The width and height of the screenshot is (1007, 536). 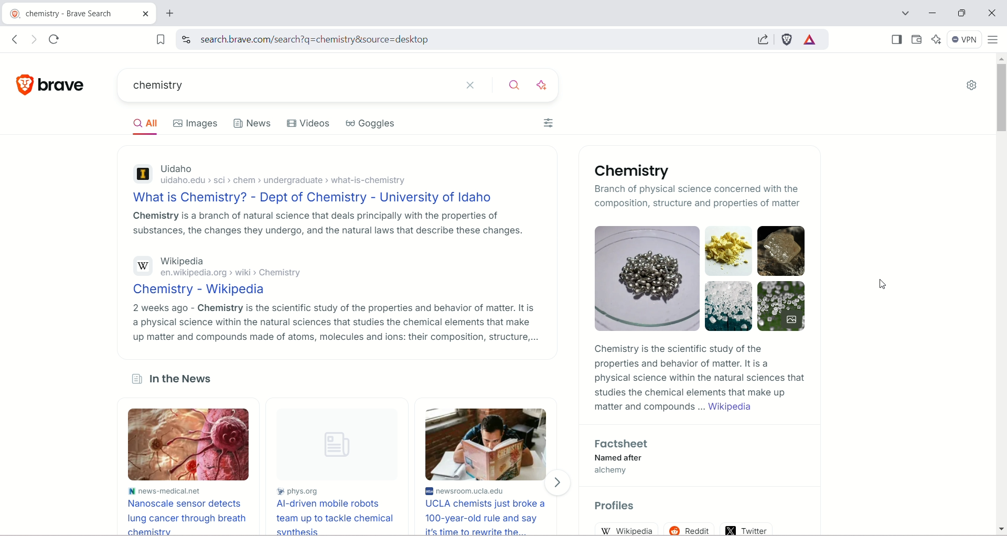 I want to click on Lung cancer link, so click(x=184, y=517).